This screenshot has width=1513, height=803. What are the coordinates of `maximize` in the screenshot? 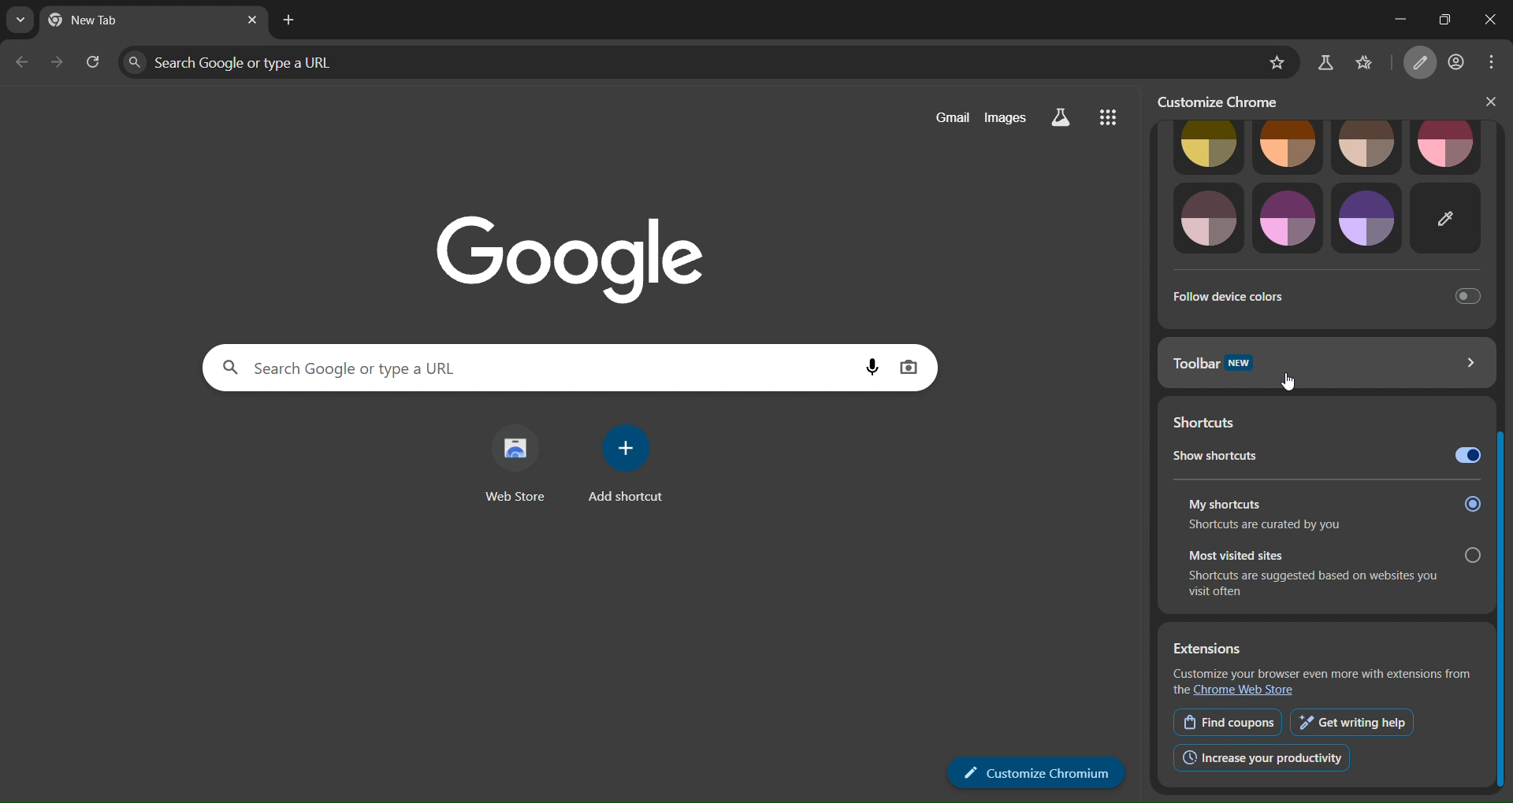 It's located at (1441, 18).